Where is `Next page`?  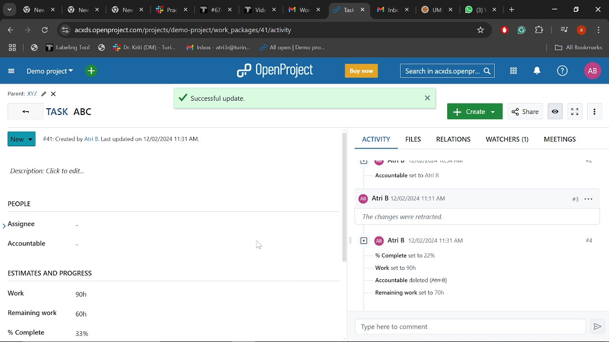
Next page is located at coordinates (29, 31).